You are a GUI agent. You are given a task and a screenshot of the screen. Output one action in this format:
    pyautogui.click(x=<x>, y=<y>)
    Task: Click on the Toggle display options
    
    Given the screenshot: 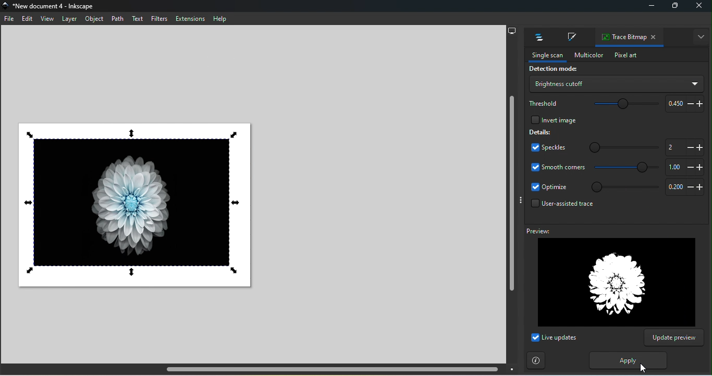 What is the action you would take?
    pyautogui.click(x=699, y=36)
    